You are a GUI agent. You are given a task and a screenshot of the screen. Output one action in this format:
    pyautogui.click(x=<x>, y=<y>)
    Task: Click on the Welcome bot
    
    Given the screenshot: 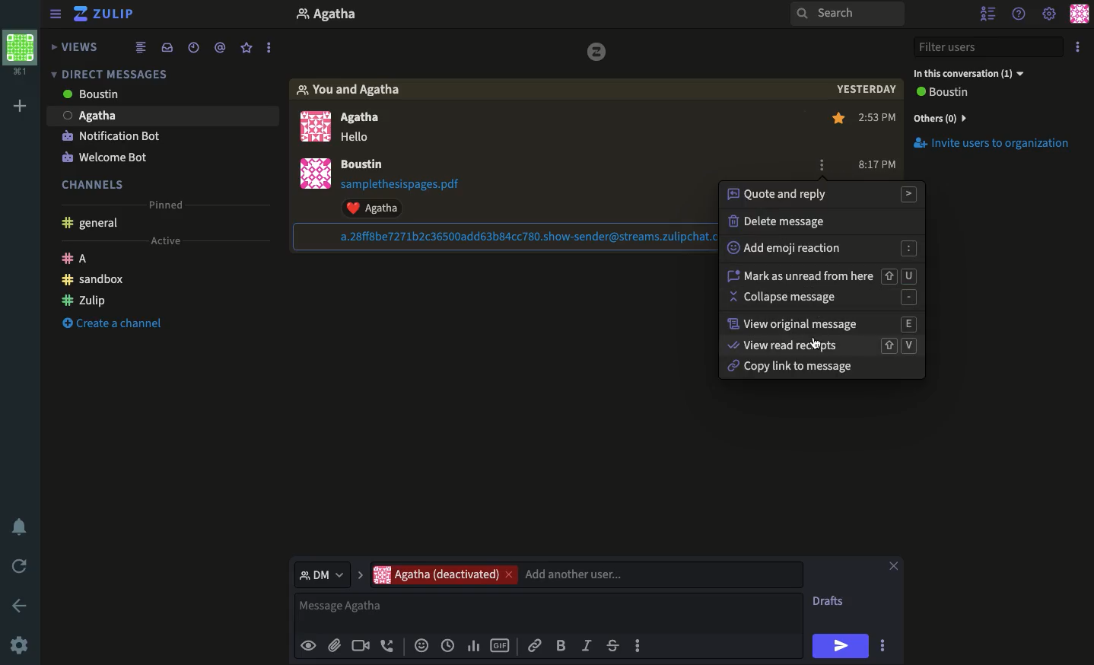 What is the action you would take?
    pyautogui.click(x=104, y=157)
    